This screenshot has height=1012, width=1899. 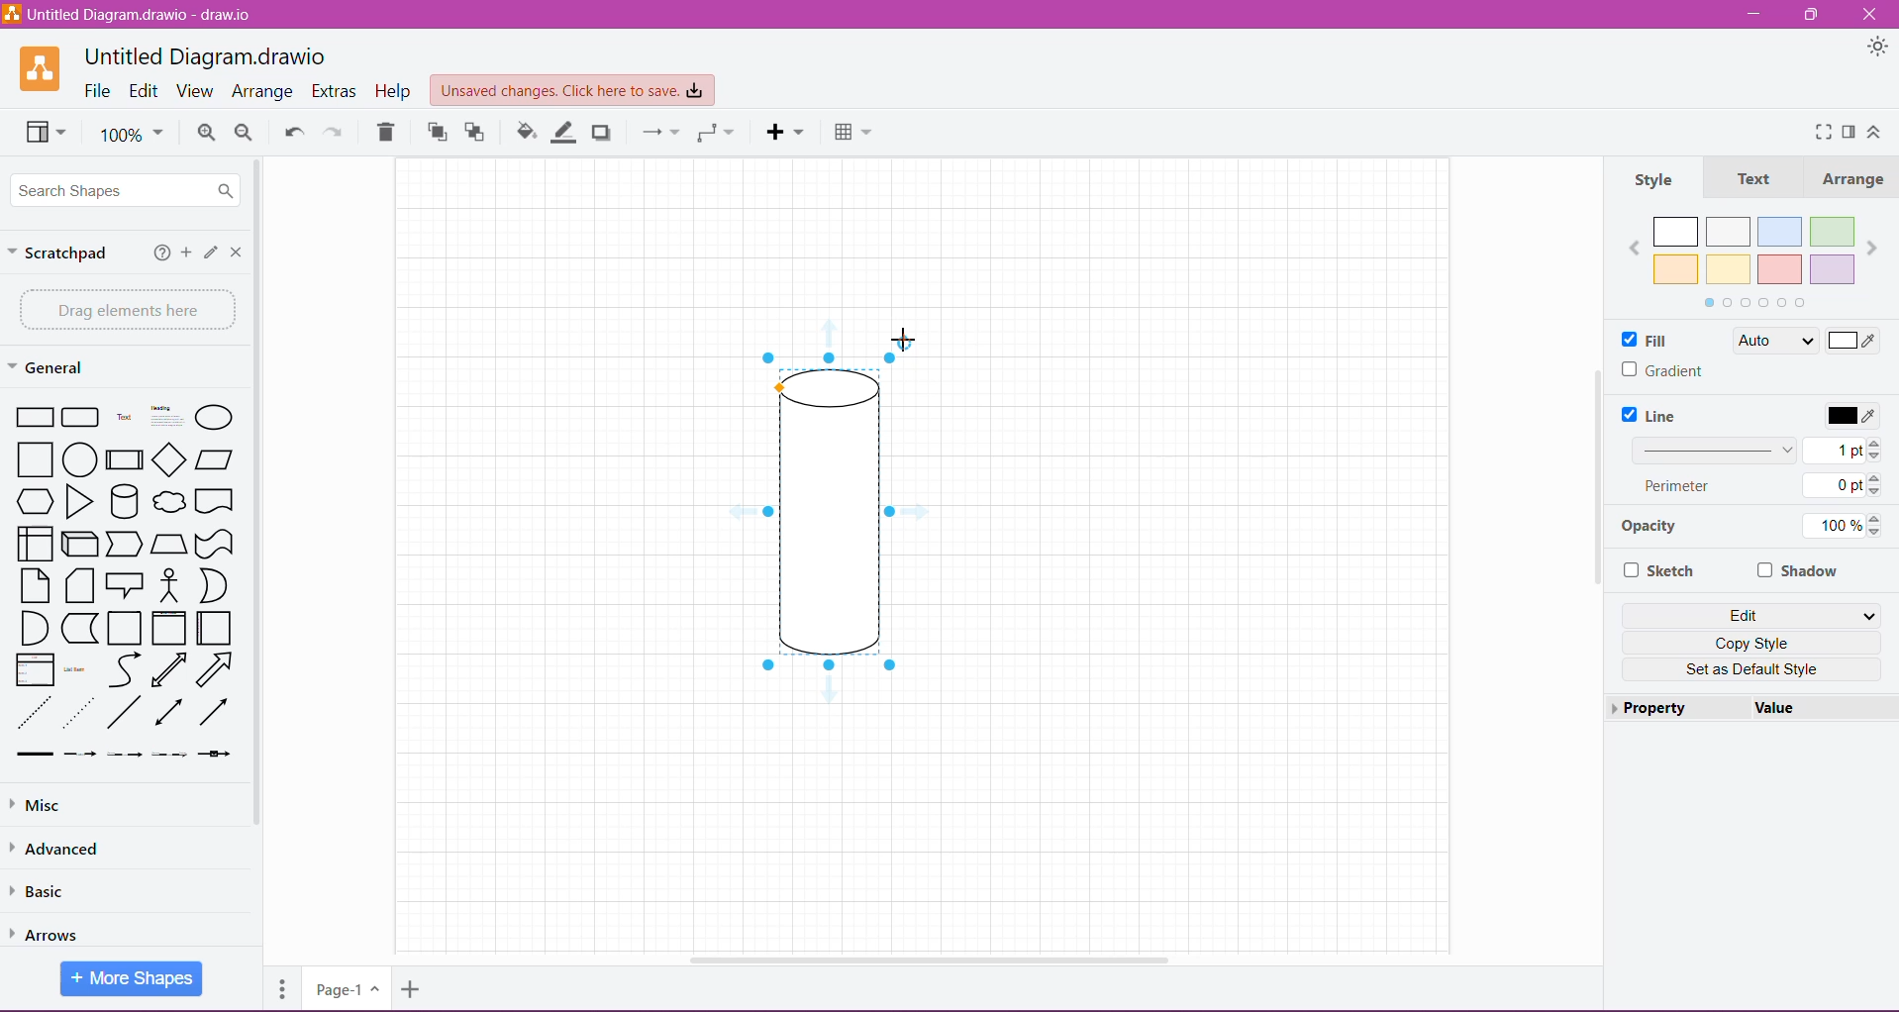 I want to click on Arrange, so click(x=264, y=91).